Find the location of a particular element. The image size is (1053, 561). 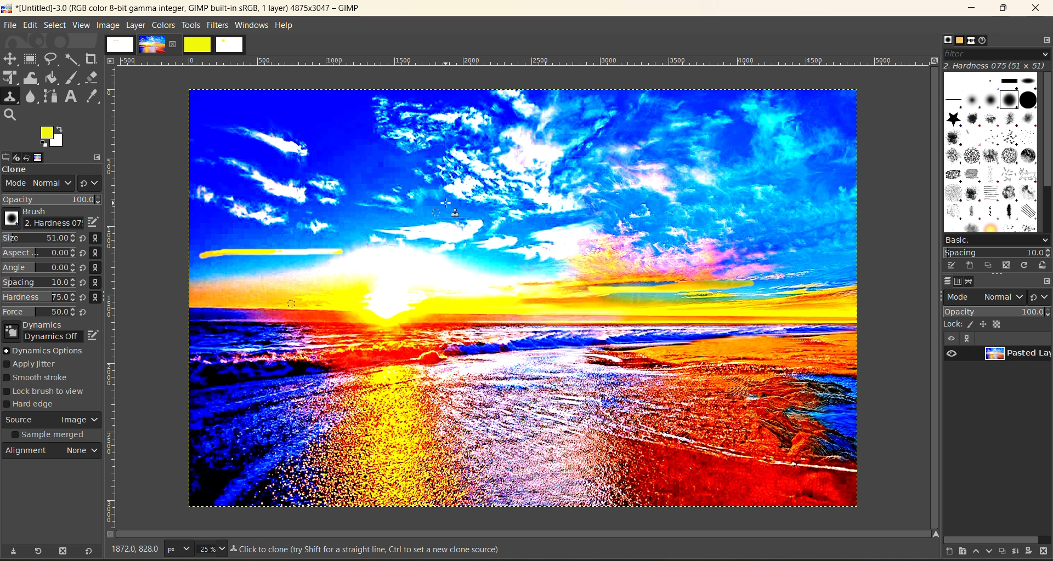

image is located at coordinates (107, 25).